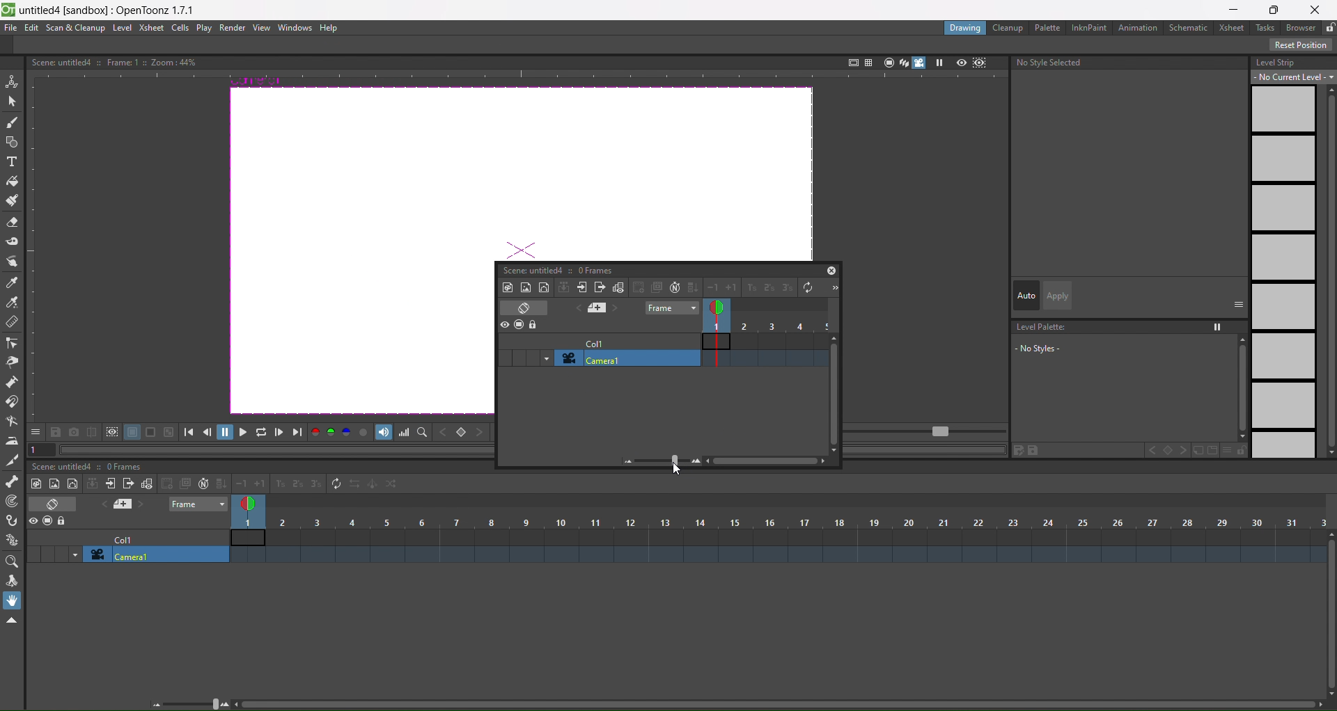 The image size is (1337, 711). What do you see at coordinates (393, 484) in the screenshot?
I see `random` at bounding box center [393, 484].